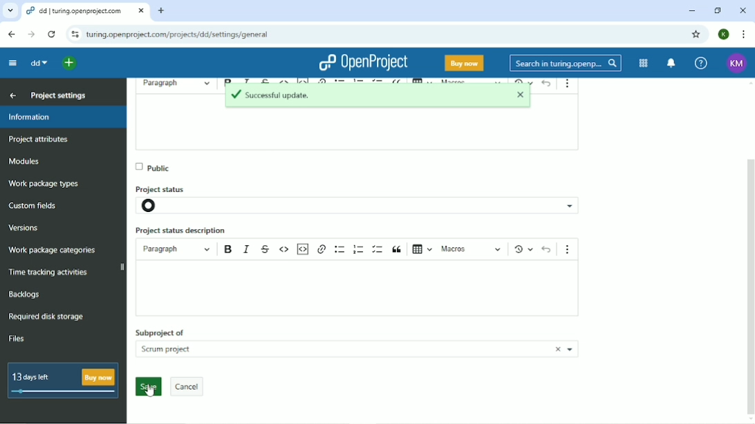 The width and height of the screenshot is (755, 424). I want to click on Public, so click(153, 165).